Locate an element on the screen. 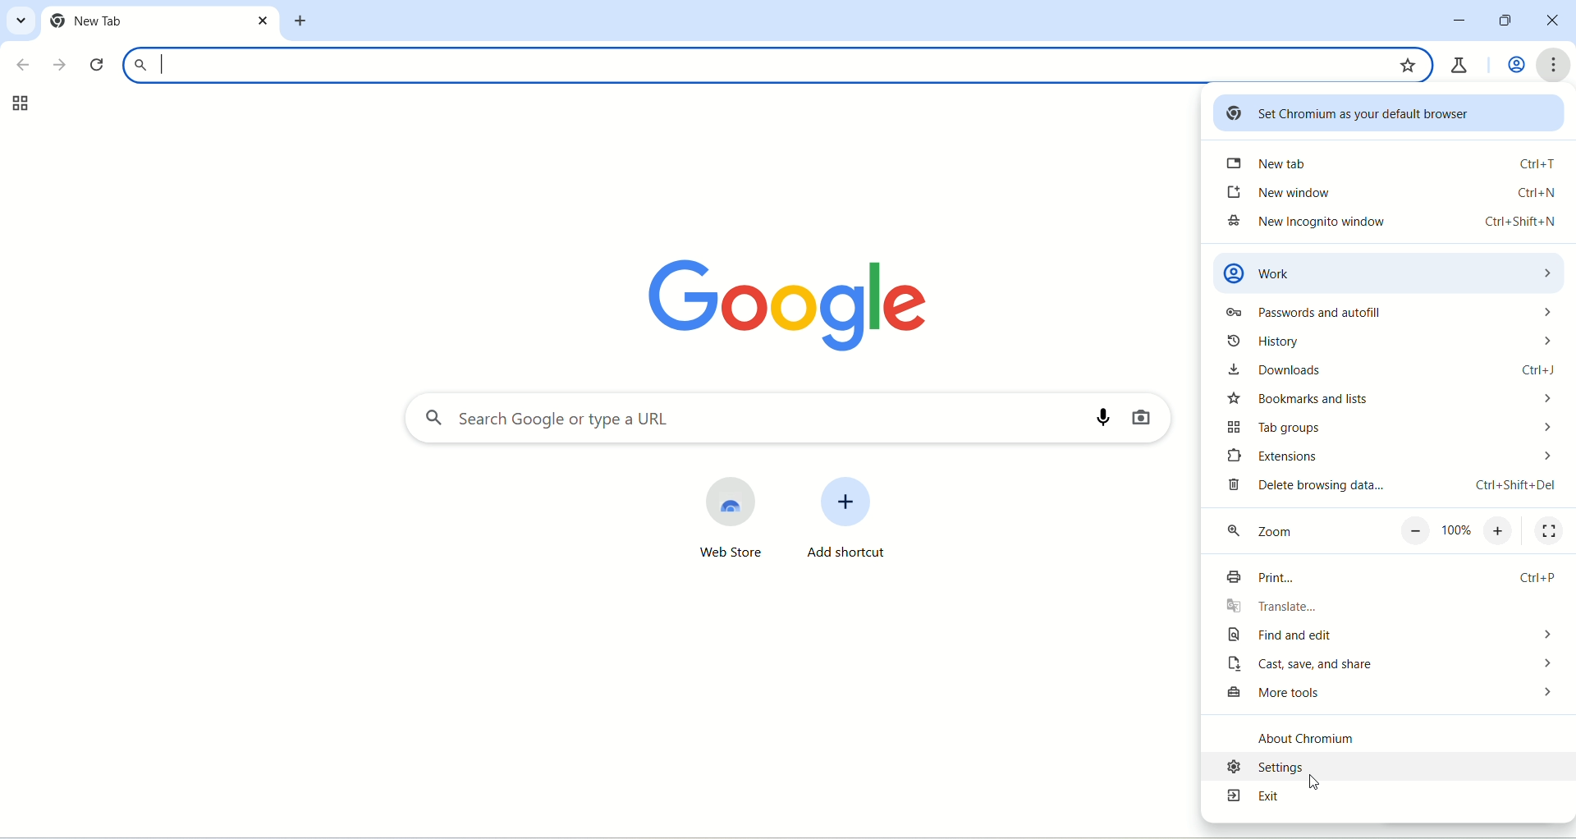 The height and width of the screenshot is (839, 1576). exit is located at coordinates (1381, 800).